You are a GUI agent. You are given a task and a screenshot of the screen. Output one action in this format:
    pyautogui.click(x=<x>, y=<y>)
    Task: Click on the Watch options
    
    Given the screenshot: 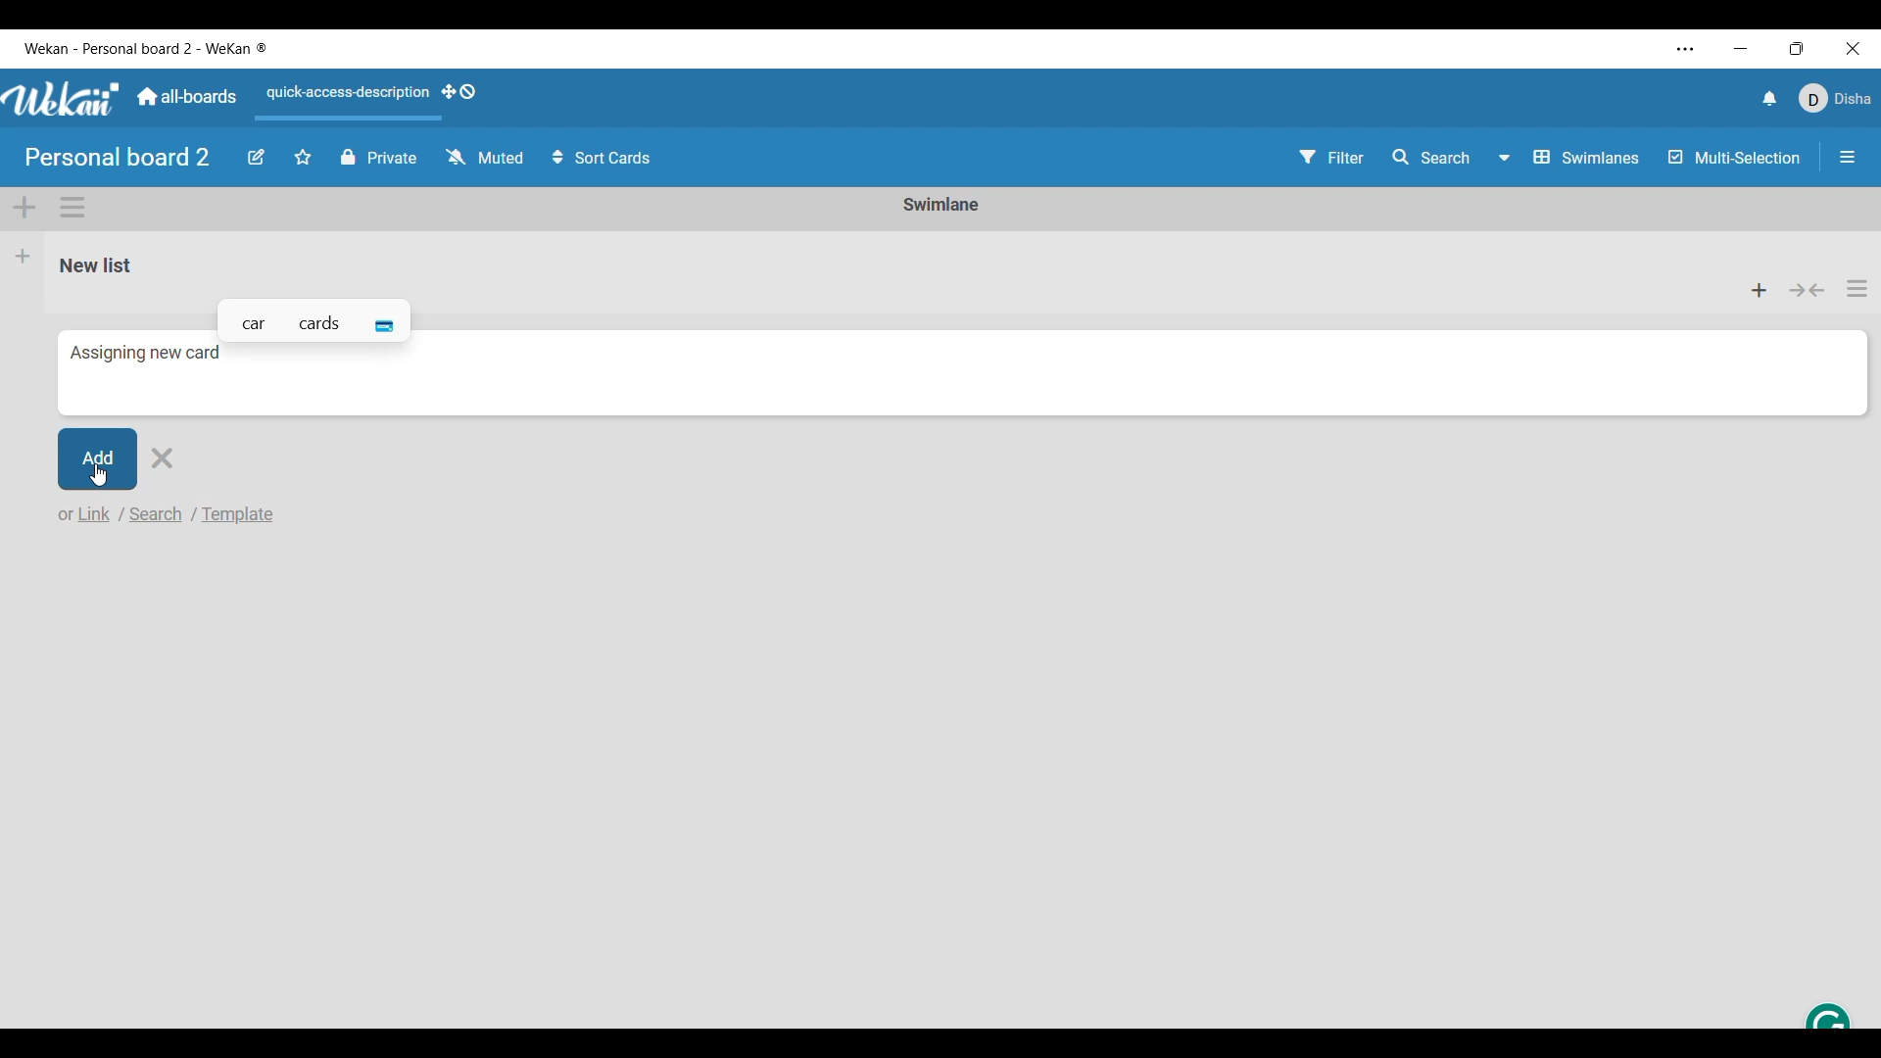 What is the action you would take?
    pyautogui.click(x=485, y=157)
    